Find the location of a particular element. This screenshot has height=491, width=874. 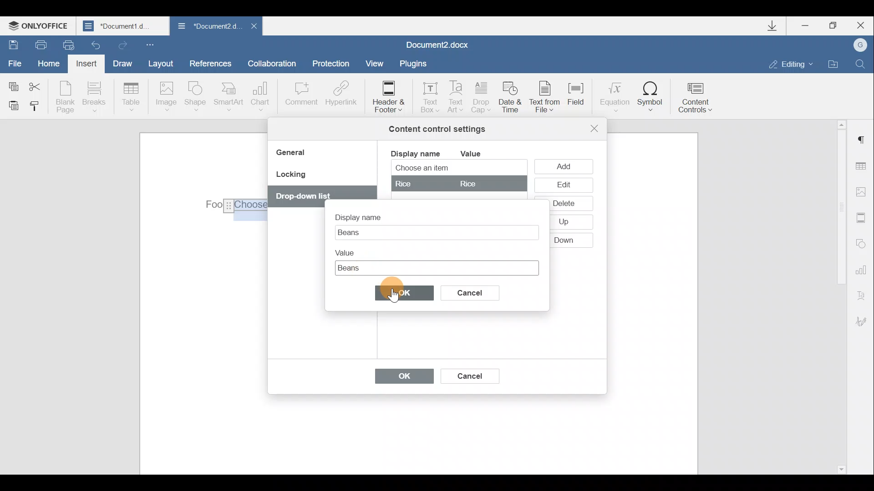

Locking is located at coordinates (290, 177).